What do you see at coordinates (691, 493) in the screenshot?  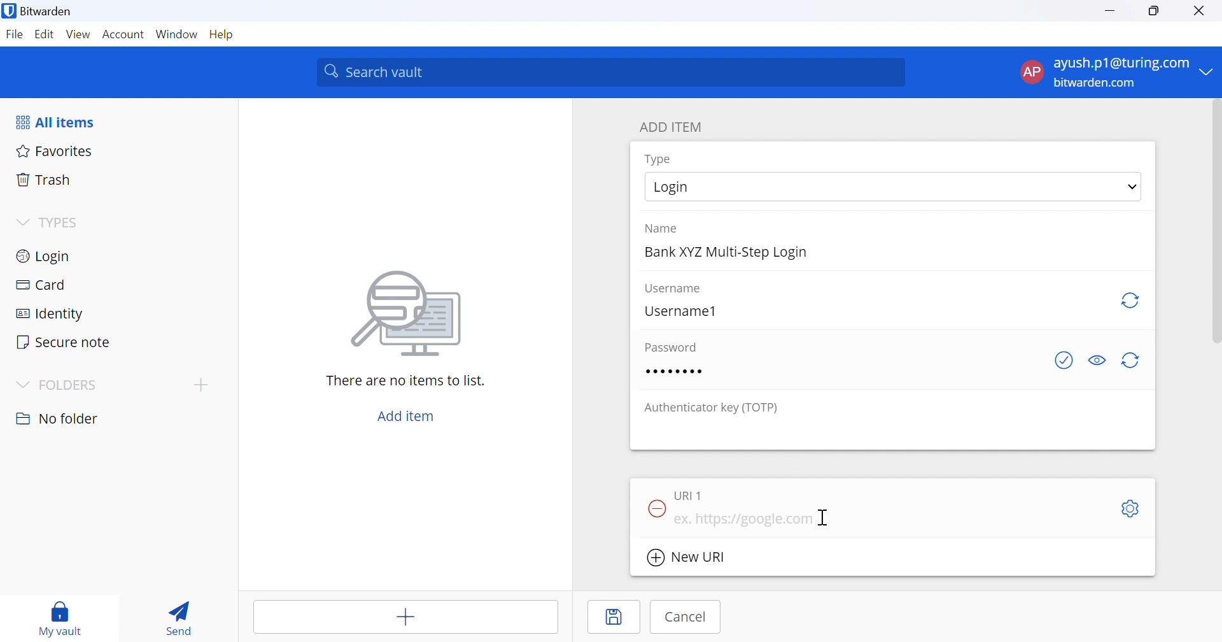 I see `URI 1` at bounding box center [691, 493].